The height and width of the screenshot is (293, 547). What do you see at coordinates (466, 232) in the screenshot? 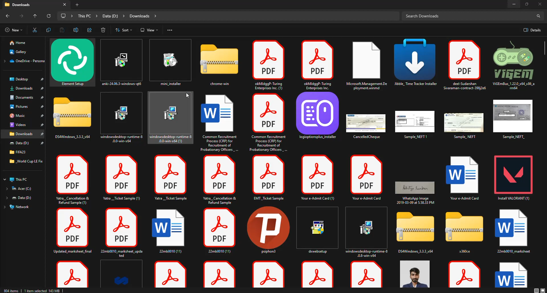
I see `folder` at bounding box center [466, 232].